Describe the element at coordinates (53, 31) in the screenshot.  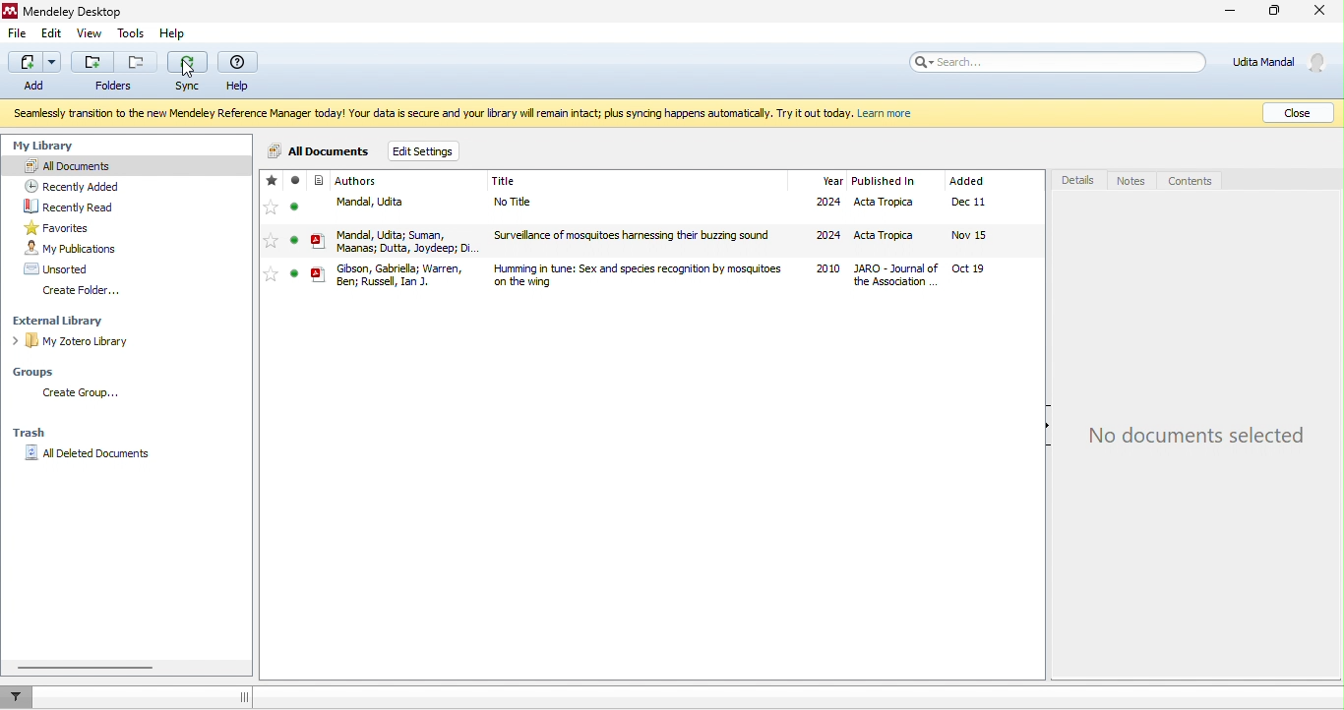
I see `edit` at that location.